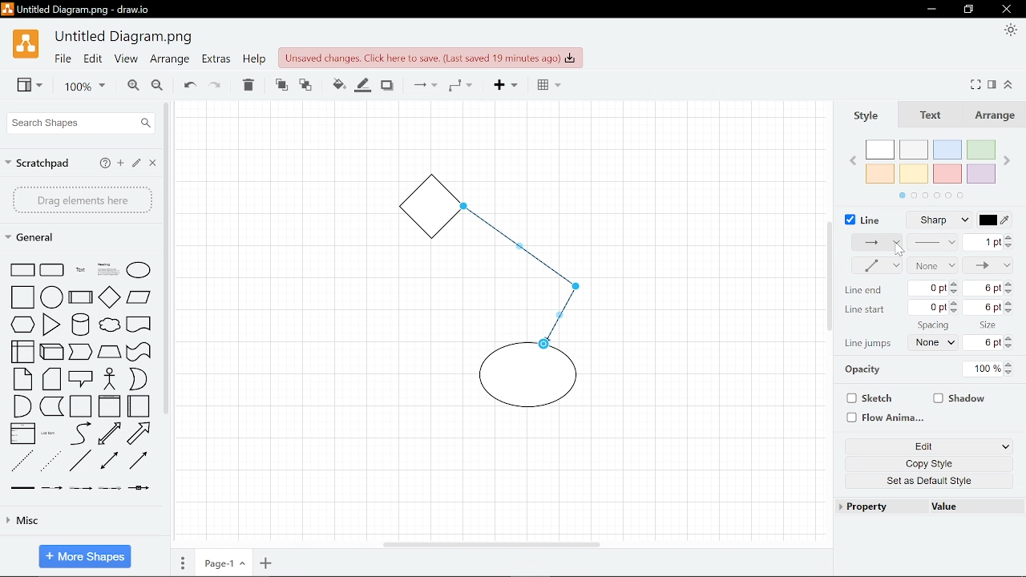  I want to click on Shape, so click(20, 269).